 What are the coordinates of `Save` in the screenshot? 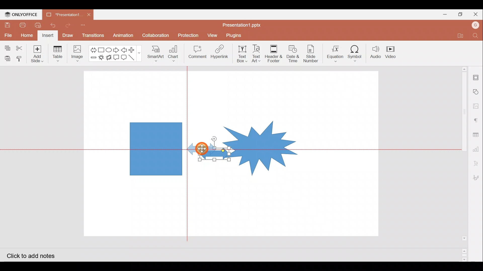 It's located at (7, 25).